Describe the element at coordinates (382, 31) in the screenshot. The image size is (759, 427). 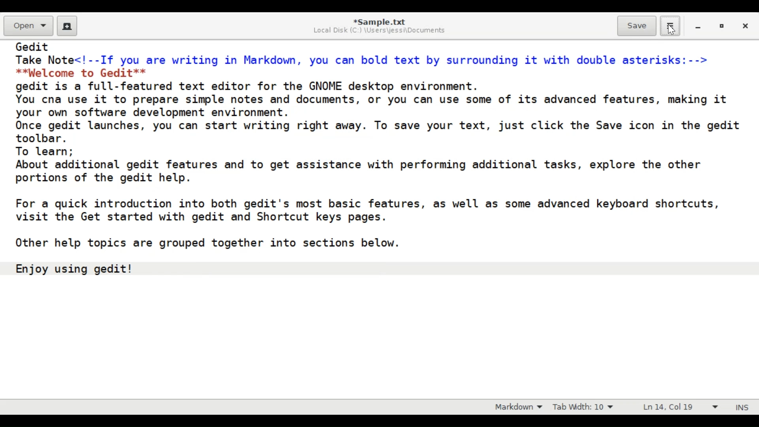
I see `Local Disk (C:) \Users\jessi\Documents` at that location.